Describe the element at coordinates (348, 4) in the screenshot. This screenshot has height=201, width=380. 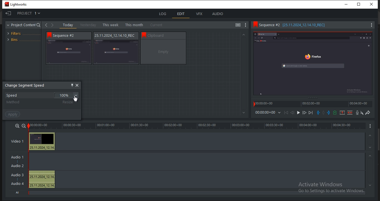
I see `minimize` at that location.